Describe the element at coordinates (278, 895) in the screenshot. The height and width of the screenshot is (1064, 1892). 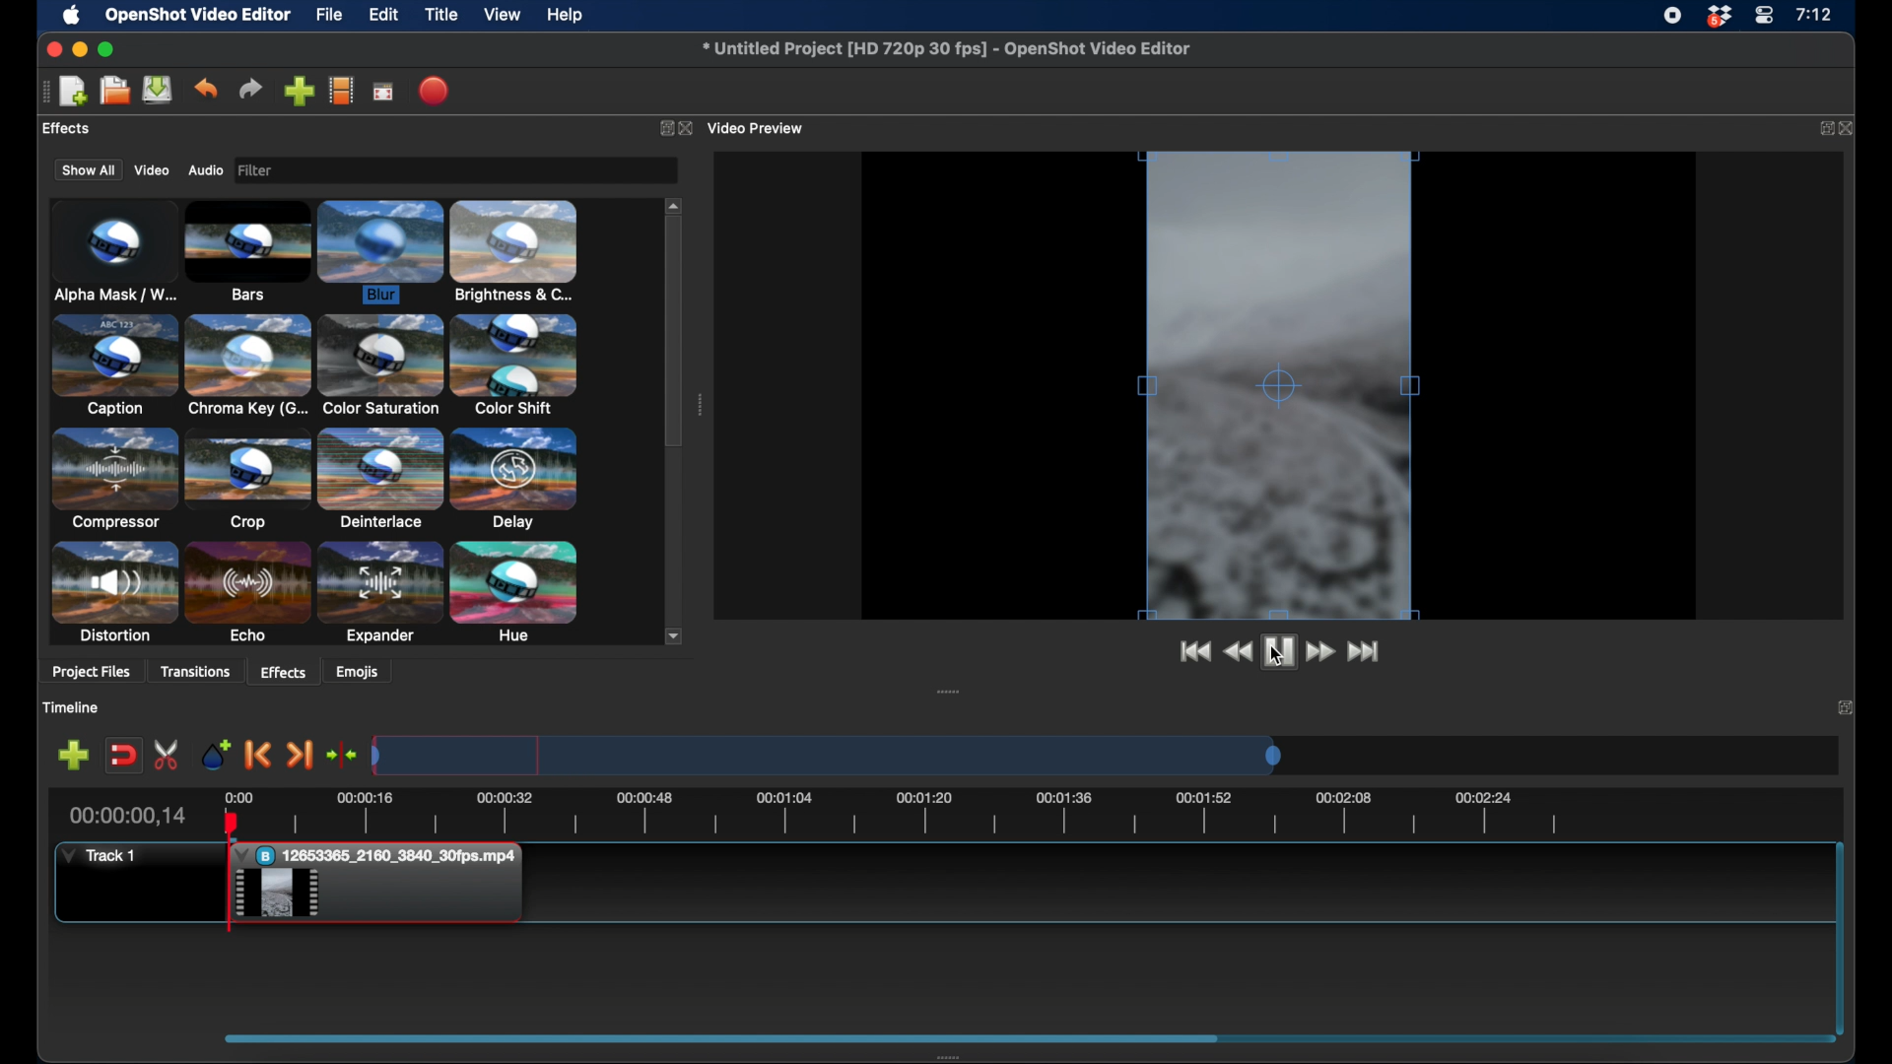
I see `Cursor` at that location.